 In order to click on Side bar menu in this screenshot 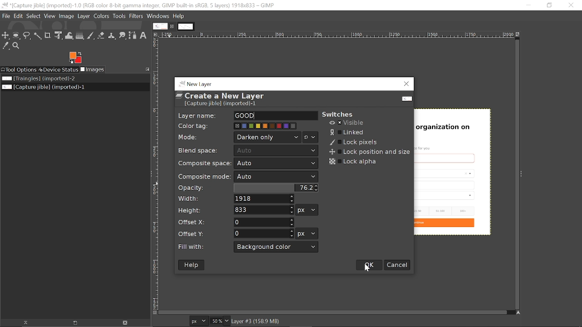, I will do `click(522, 174)`.